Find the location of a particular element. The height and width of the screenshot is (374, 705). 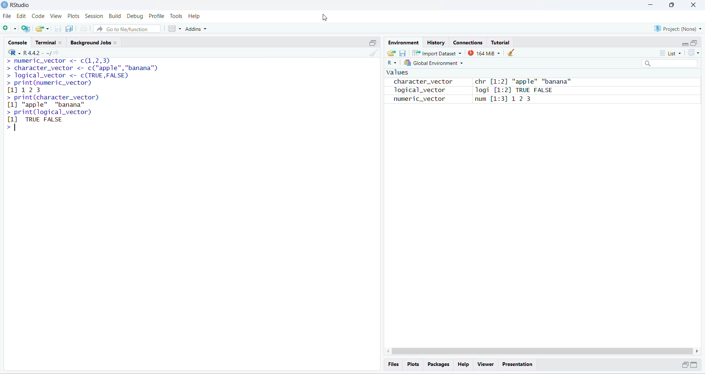

logical_vector is located at coordinates (416, 91).